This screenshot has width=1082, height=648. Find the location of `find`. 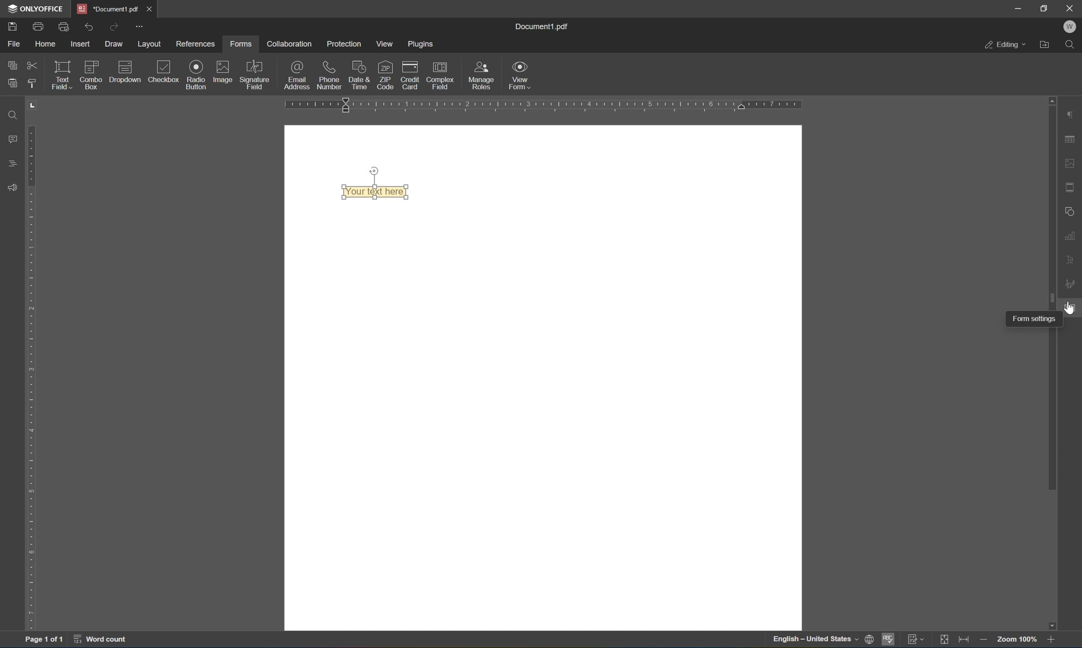

find is located at coordinates (12, 114).